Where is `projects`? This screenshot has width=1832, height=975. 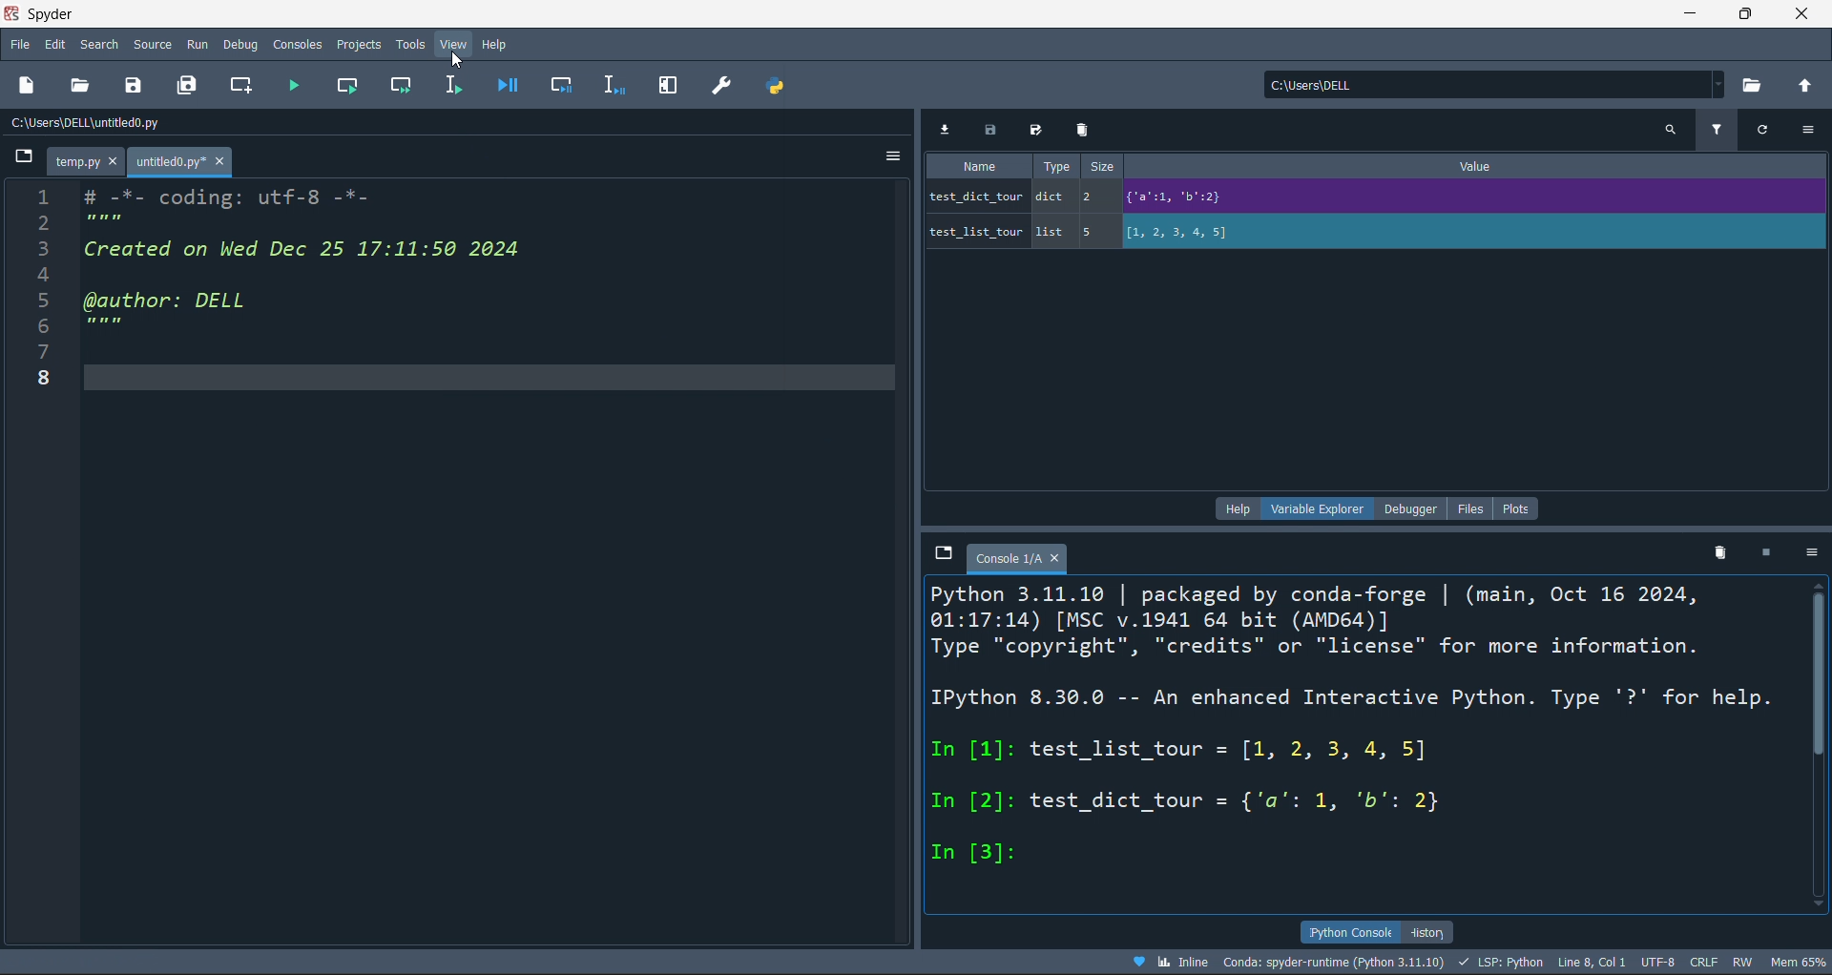
projects is located at coordinates (359, 44).